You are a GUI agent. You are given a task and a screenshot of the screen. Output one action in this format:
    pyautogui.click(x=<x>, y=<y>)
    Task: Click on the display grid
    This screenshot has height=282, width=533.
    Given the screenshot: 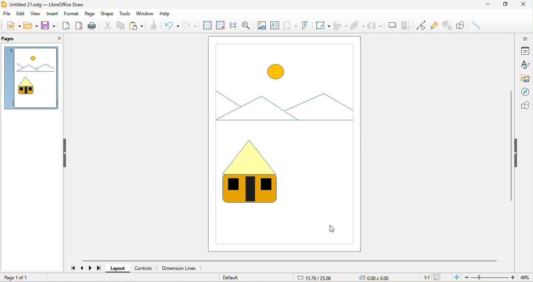 What is the action you would take?
    pyautogui.click(x=206, y=25)
    